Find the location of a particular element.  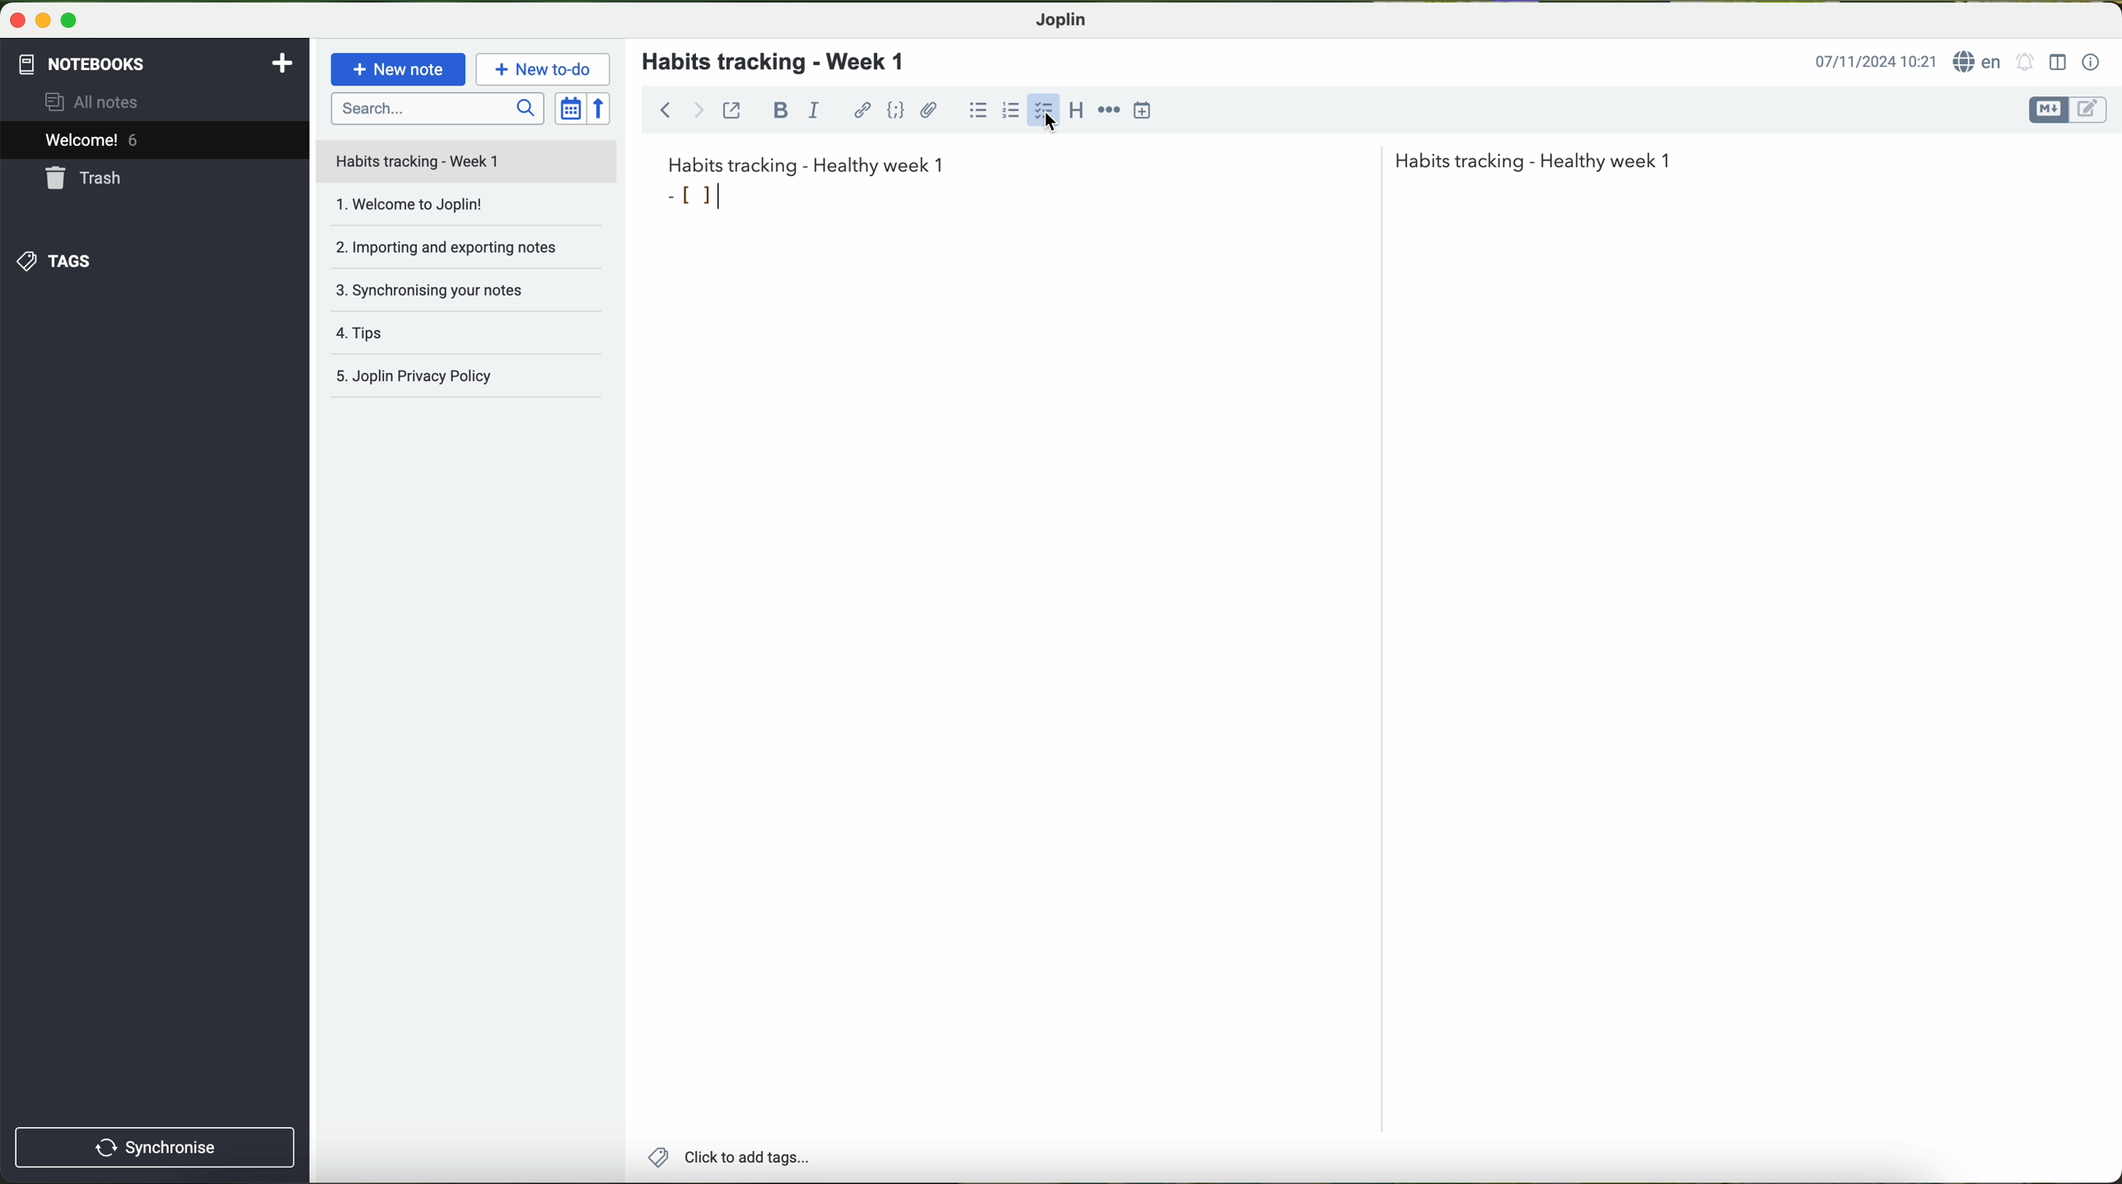

welcome 5 is located at coordinates (92, 140).